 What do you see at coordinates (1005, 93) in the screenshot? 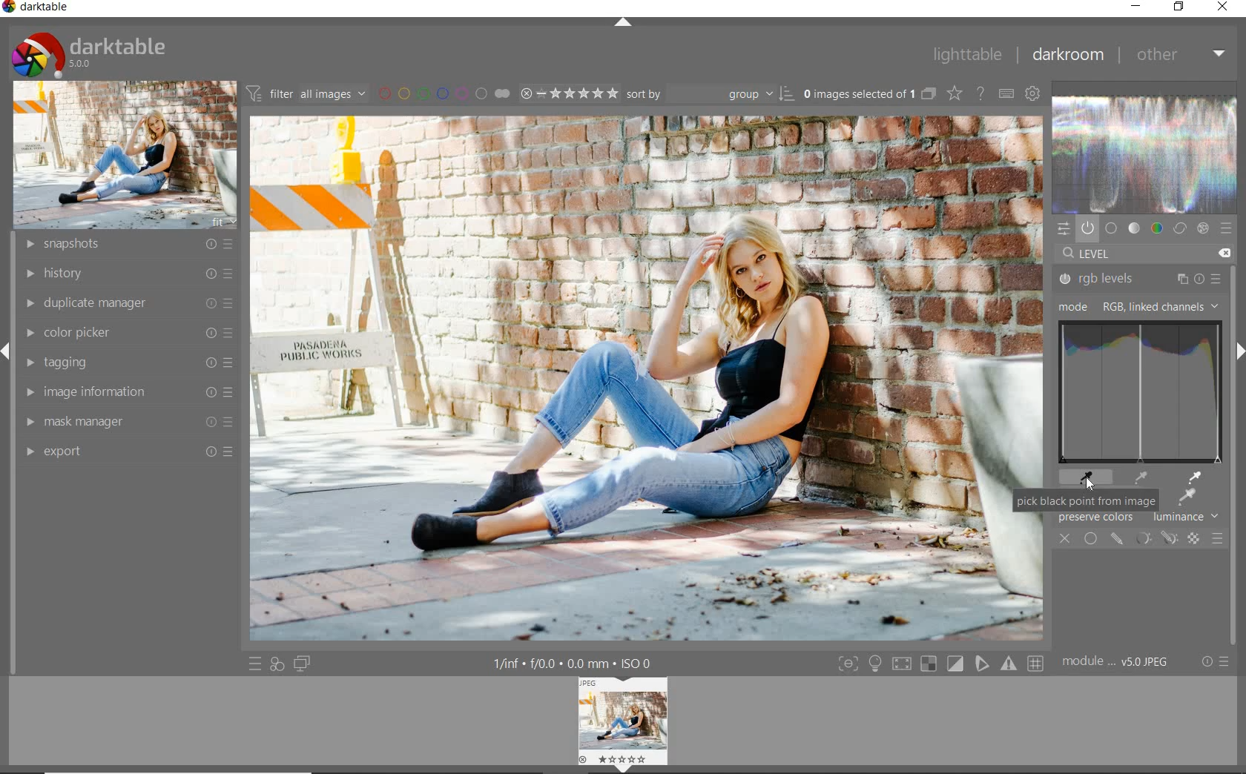
I see `define keyboard shortcuts` at bounding box center [1005, 93].